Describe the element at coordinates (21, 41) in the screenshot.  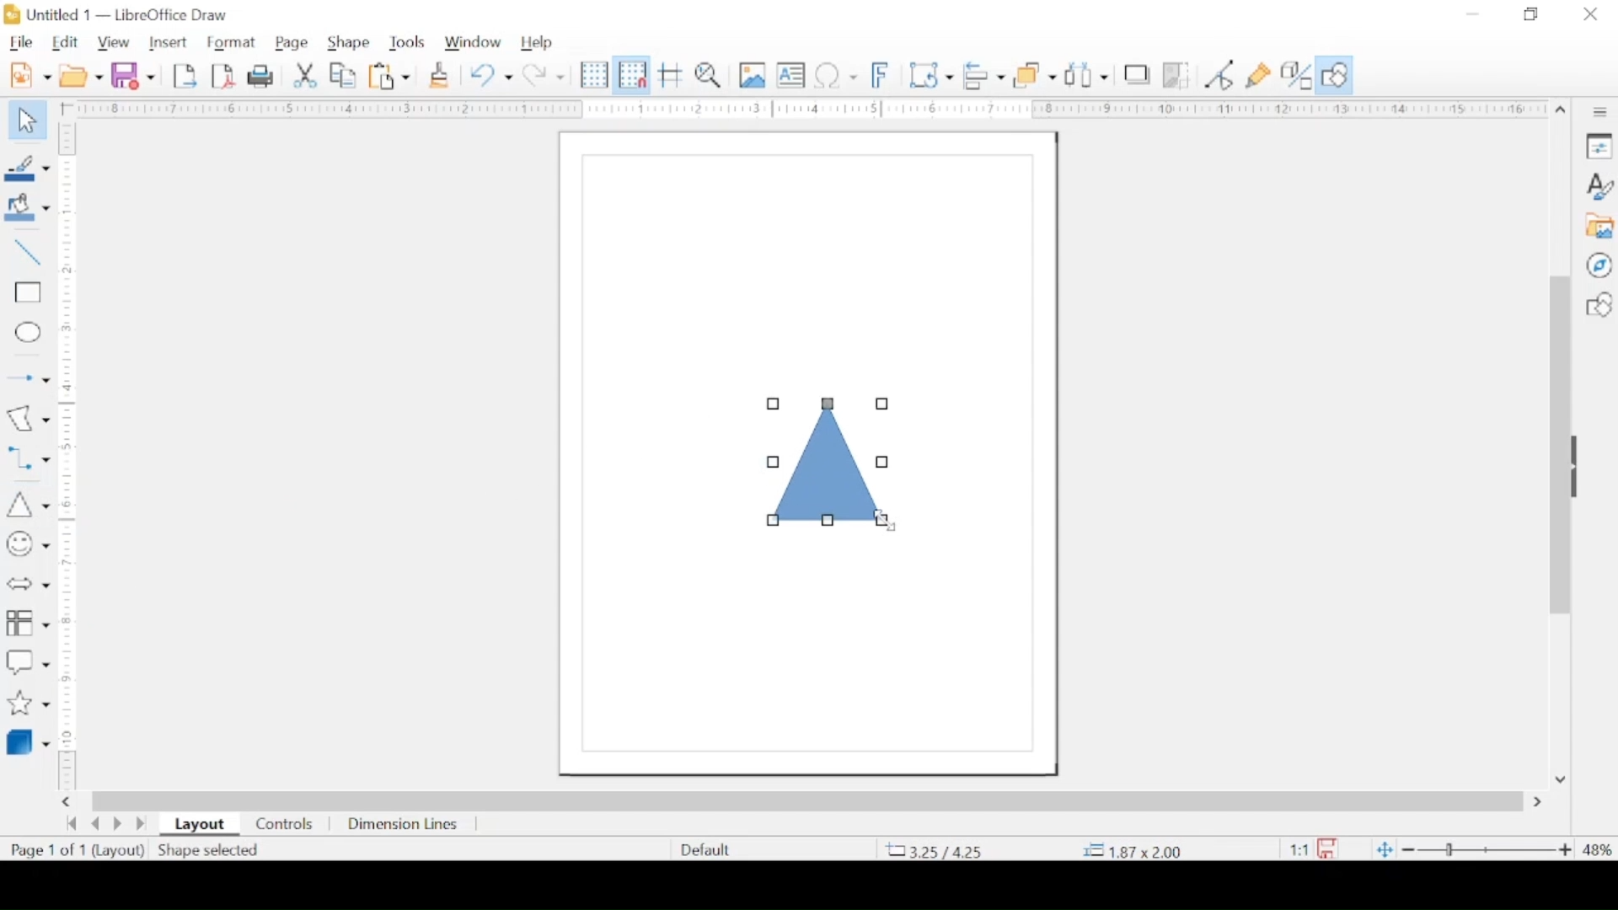
I see `file` at that location.